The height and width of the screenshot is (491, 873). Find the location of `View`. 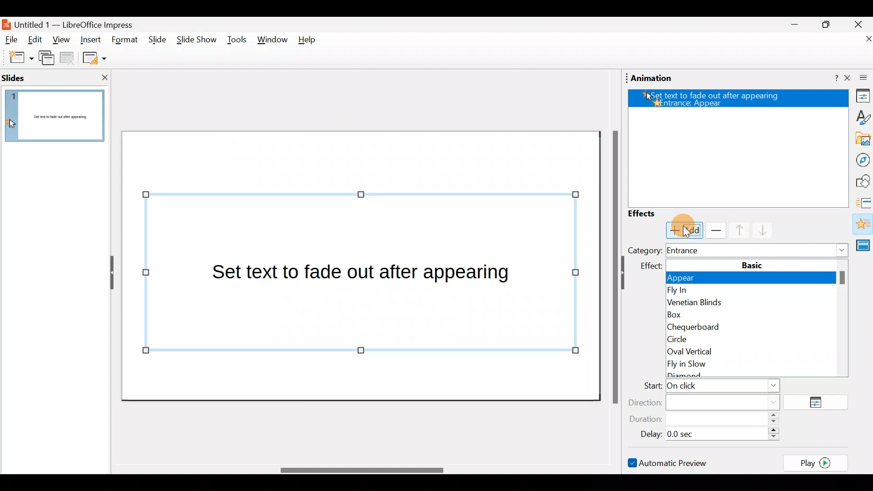

View is located at coordinates (61, 42).